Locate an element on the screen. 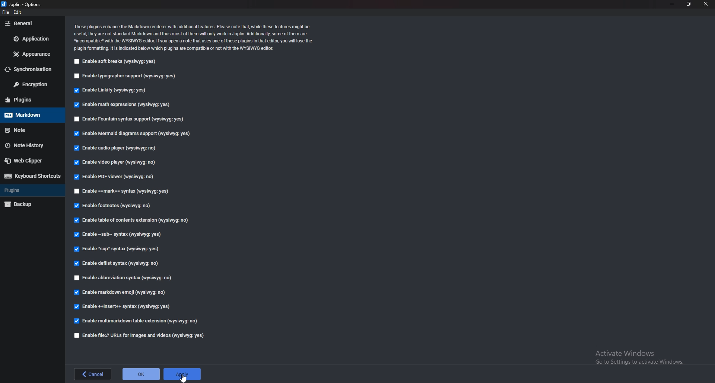 The image size is (715, 383). apply is located at coordinates (183, 373).